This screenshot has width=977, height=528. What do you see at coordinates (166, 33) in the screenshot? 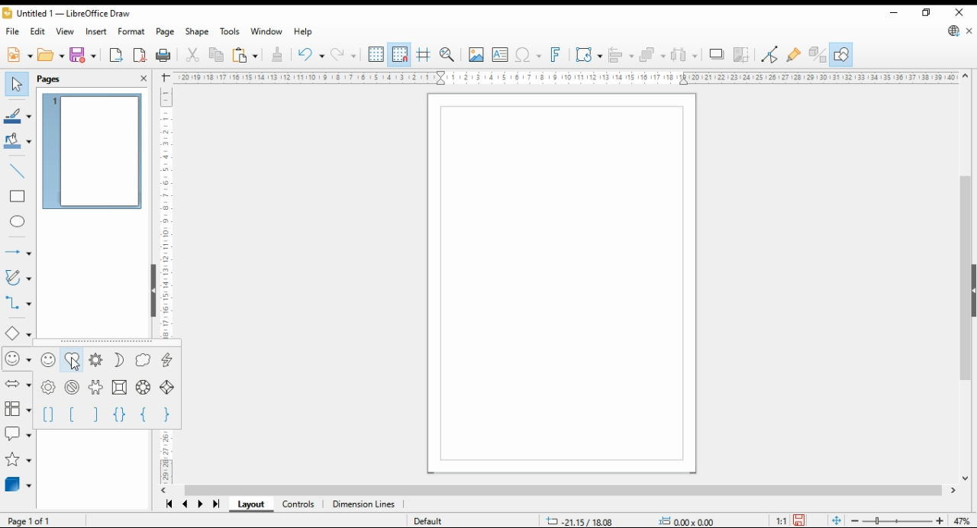
I see `page` at bounding box center [166, 33].